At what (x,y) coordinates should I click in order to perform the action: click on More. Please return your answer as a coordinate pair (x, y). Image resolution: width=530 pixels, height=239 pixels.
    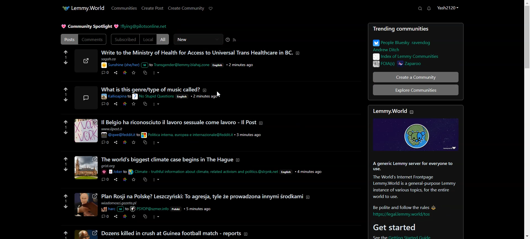
    Looking at the image, I should click on (156, 73).